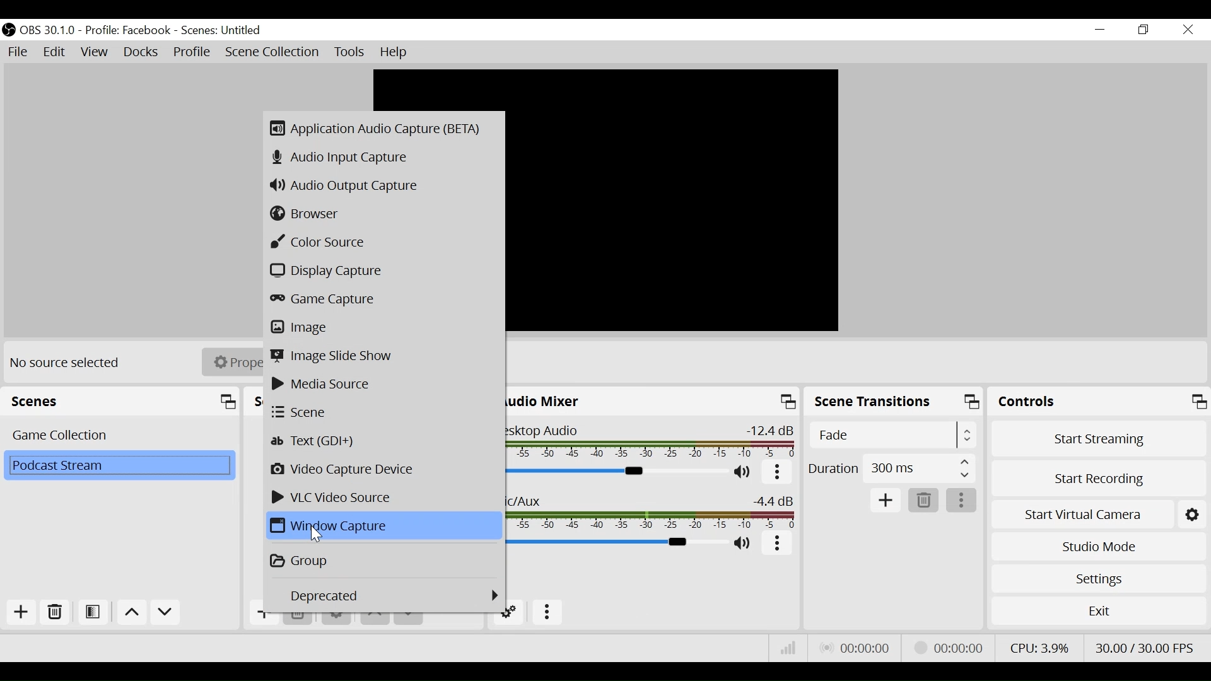 This screenshot has width=1211, height=681. Describe the element at coordinates (654, 401) in the screenshot. I see `Audio Mixer Panel` at that location.